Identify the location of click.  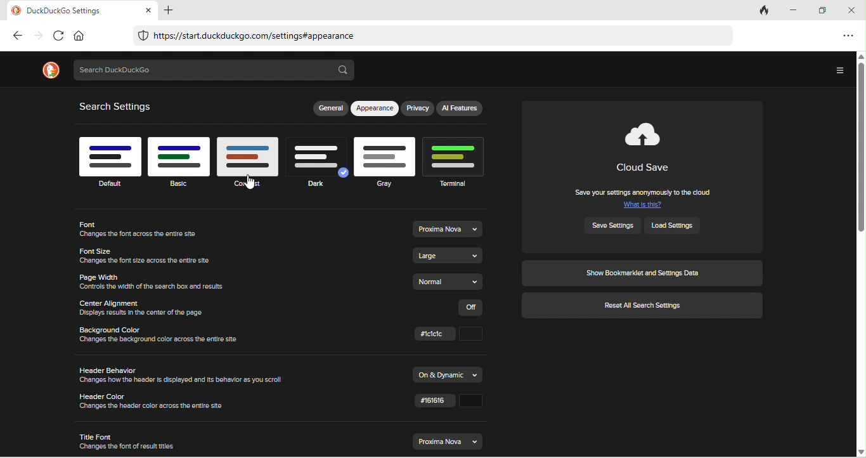
(450, 334).